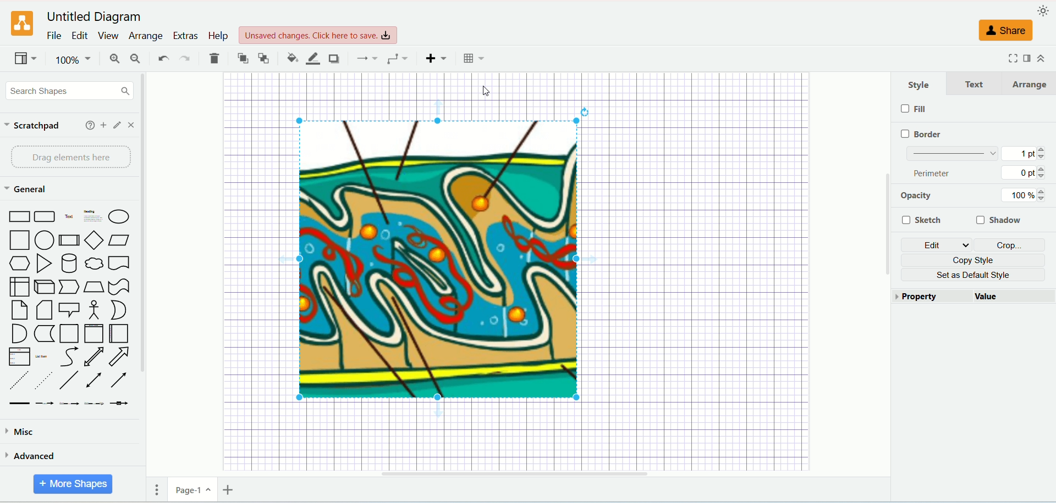 The image size is (1056, 503). I want to click on edit, so click(78, 35).